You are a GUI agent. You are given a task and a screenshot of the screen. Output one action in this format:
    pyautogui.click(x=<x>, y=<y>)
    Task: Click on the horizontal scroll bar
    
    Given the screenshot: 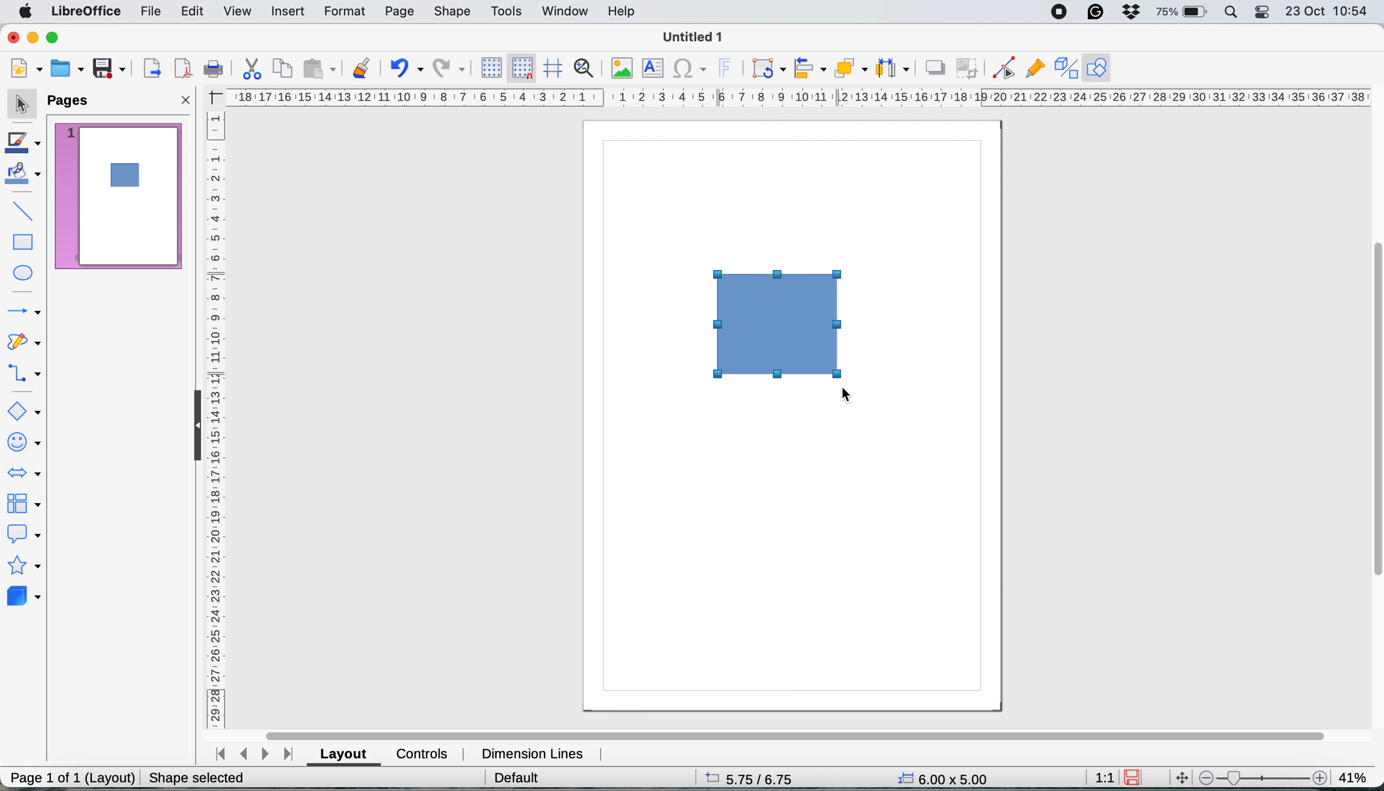 What is the action you would take?
    pyautogui.click(x=796, y=730)
    